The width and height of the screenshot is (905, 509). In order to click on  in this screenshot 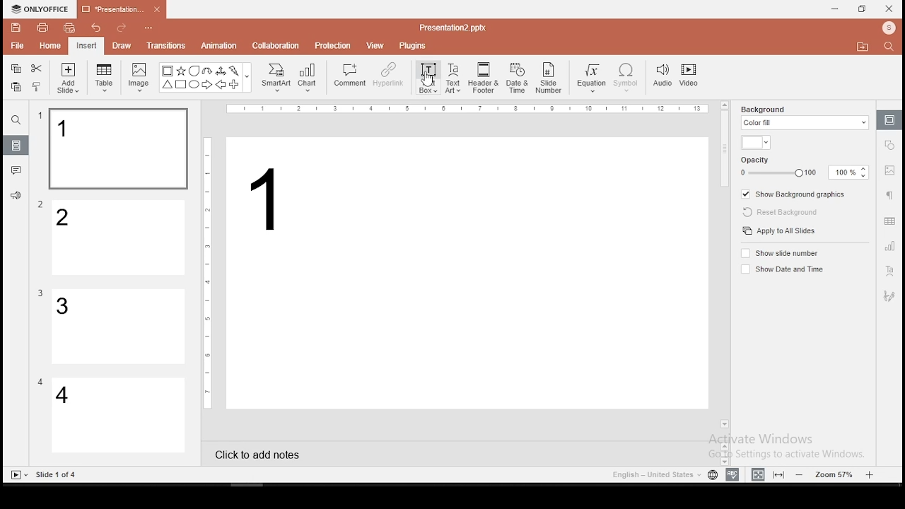, I will do `click(40, 116)`.